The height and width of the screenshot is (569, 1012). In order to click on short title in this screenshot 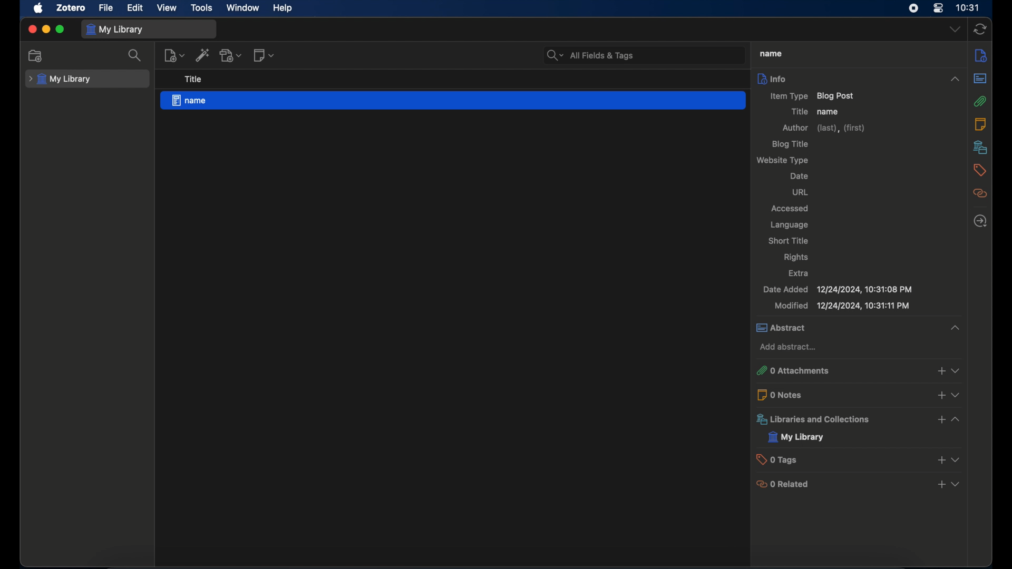, I will do `click(788, 240)`.